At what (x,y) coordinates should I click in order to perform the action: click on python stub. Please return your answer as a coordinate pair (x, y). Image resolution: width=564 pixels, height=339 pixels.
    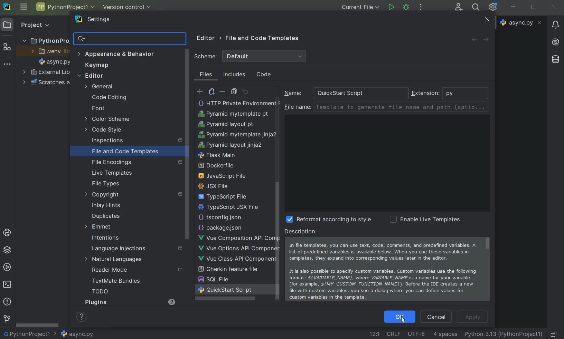
    Looking at the image, I should click on (224, 154).